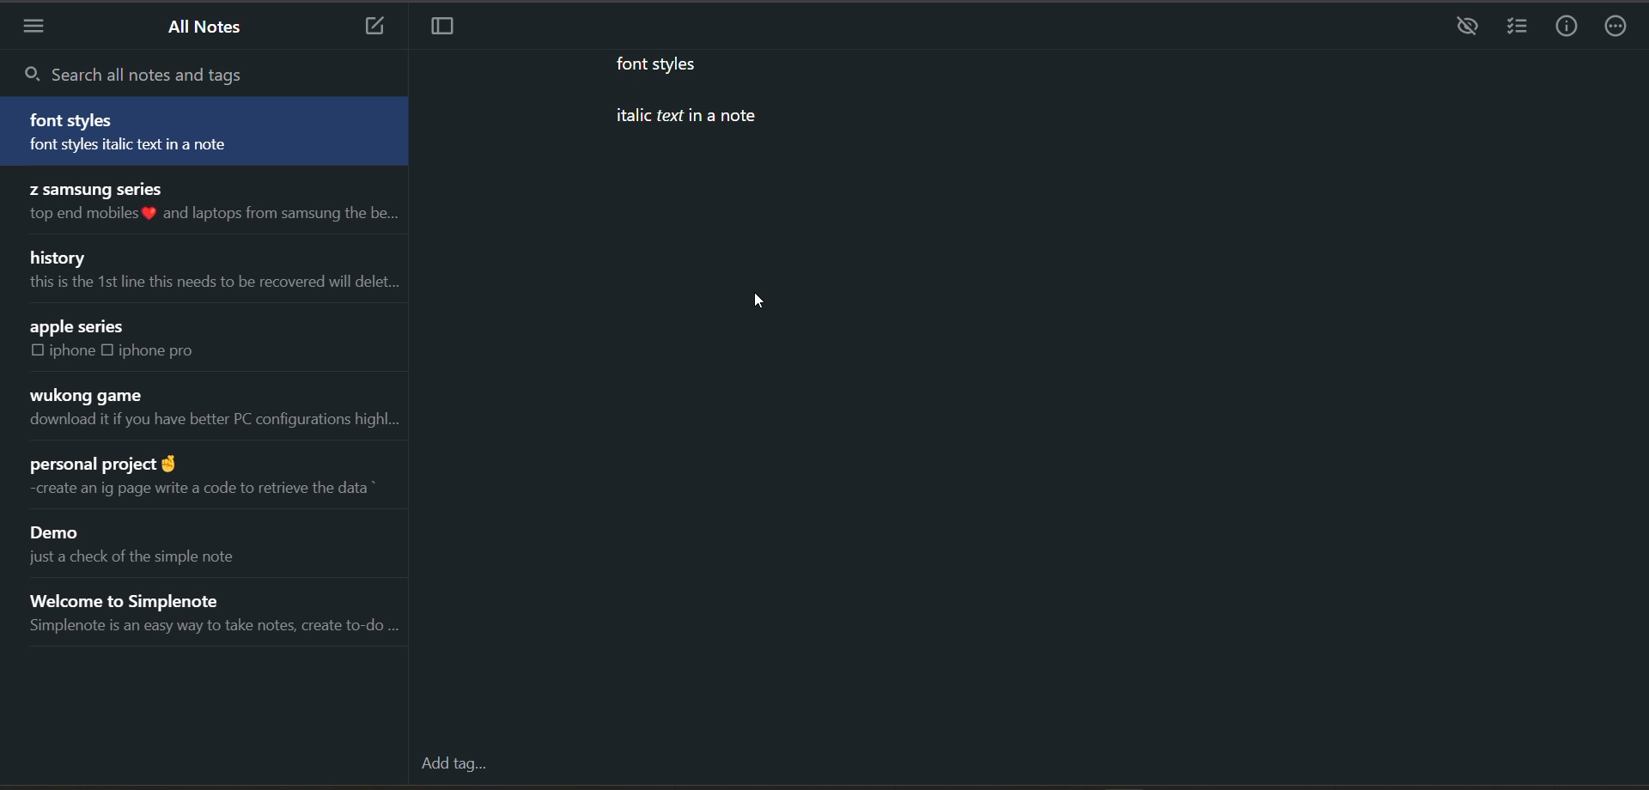  What do you see at coordinates (205, 131) in the screenshot?
I see `note title and preview` at bounding box center [205, 131].